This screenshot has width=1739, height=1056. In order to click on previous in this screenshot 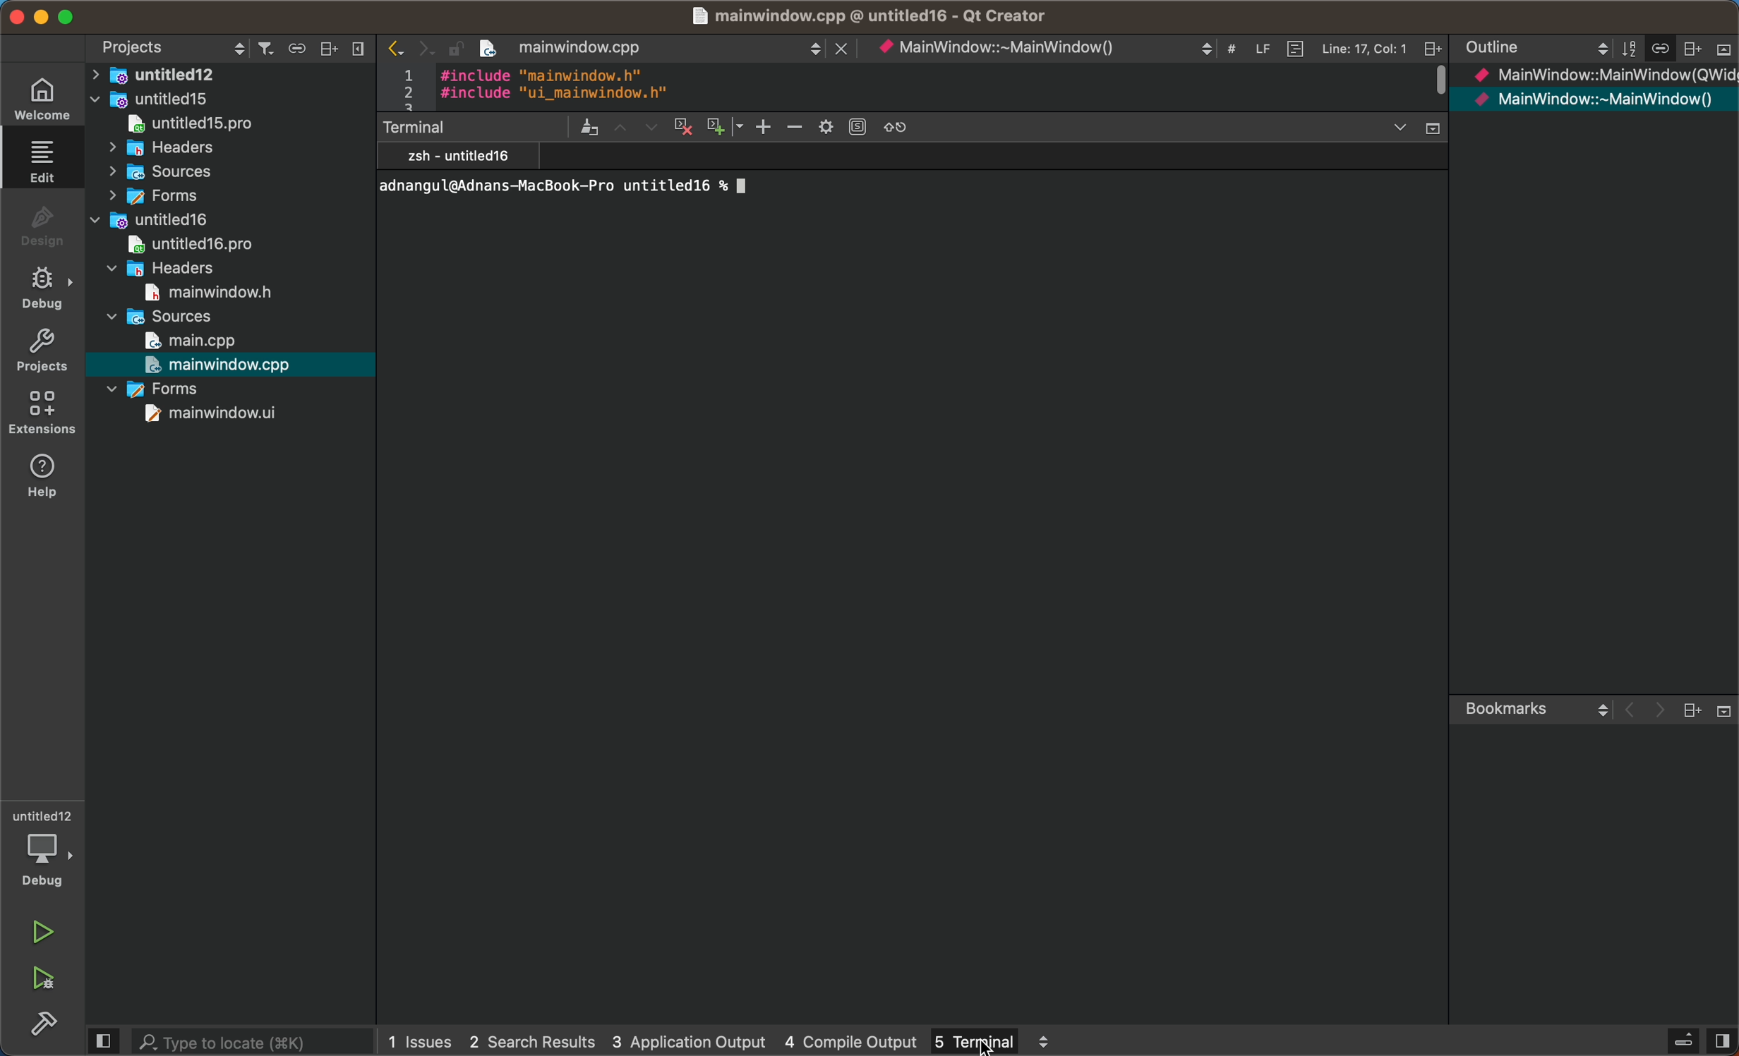, I will do `click(392, 44)`.